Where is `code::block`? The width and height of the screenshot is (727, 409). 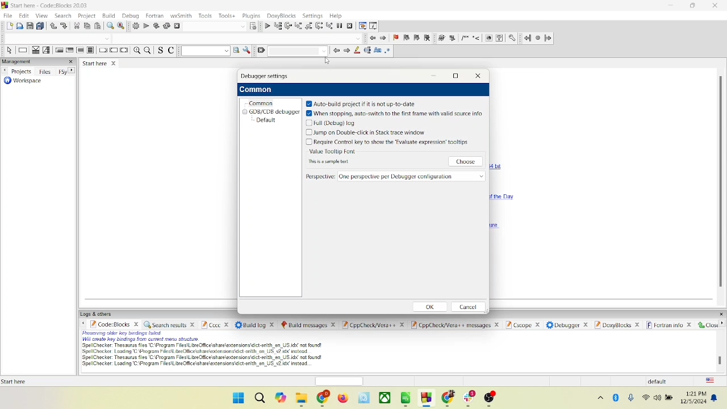 code::block is located at coordinates (51, 6).